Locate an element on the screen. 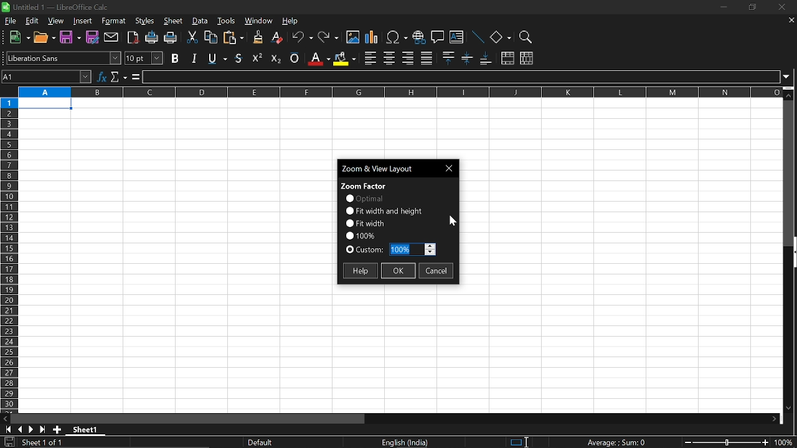 Image resolution: width=797 pixels, height=448 pixels. align bottom is located at coordinates (487, 59).